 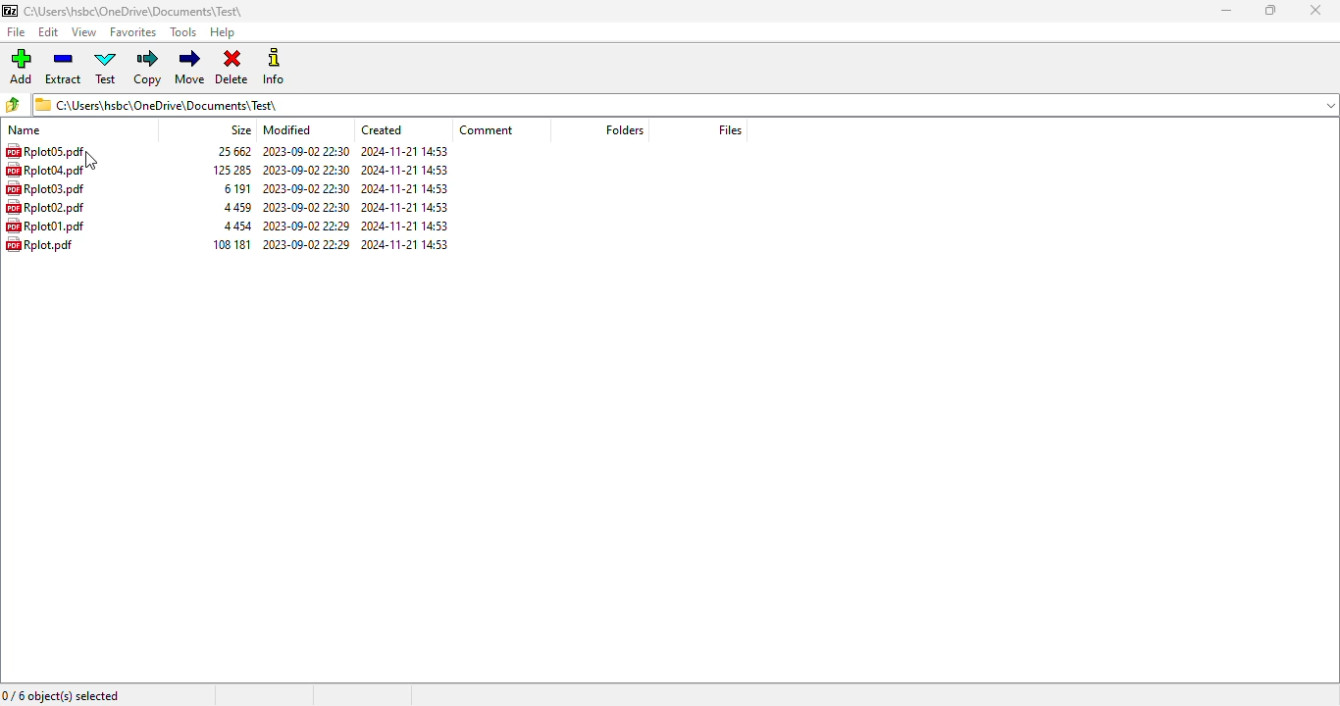 What do you see at coordinates (40, 244) in the screenshot?
I see `rplot` at bounding box center [40, 244].